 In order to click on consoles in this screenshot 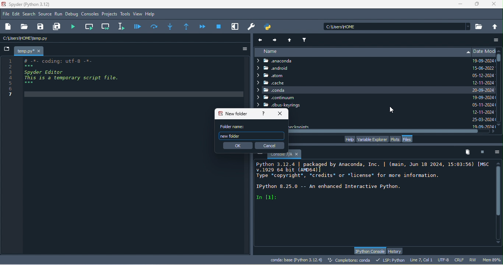, I will do `click(90, 14)`.